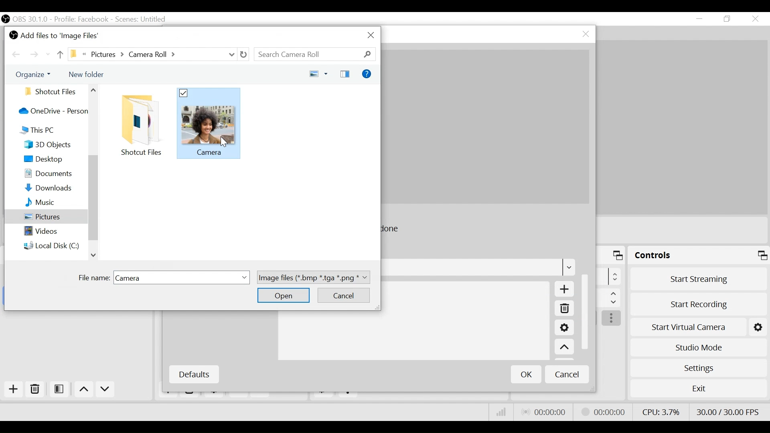  I want to click on Search, so click(314, 55).